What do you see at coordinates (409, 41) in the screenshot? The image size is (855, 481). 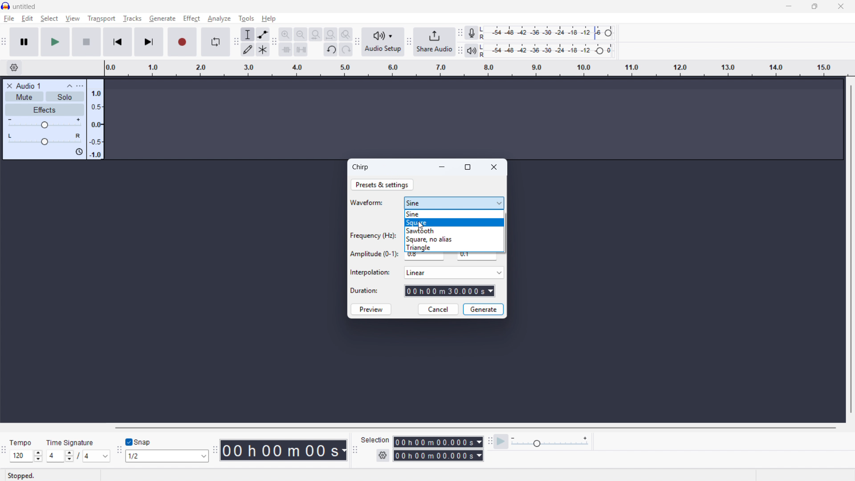 I see `Share audio toolbar ` at bounding box center [409, 41].